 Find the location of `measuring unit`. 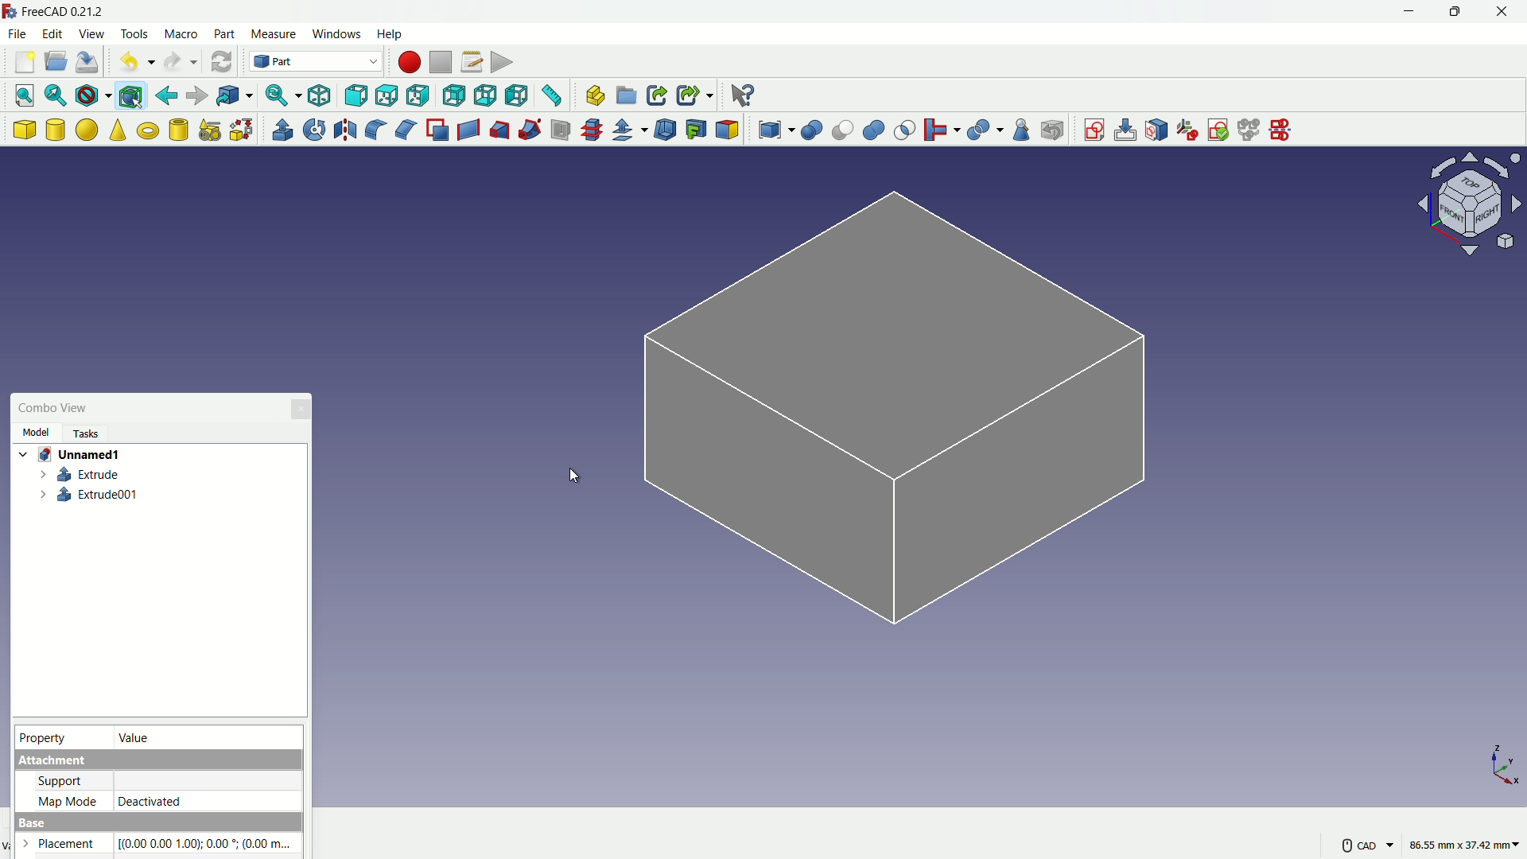

measuring unit is located at coordinates (1465, 845).